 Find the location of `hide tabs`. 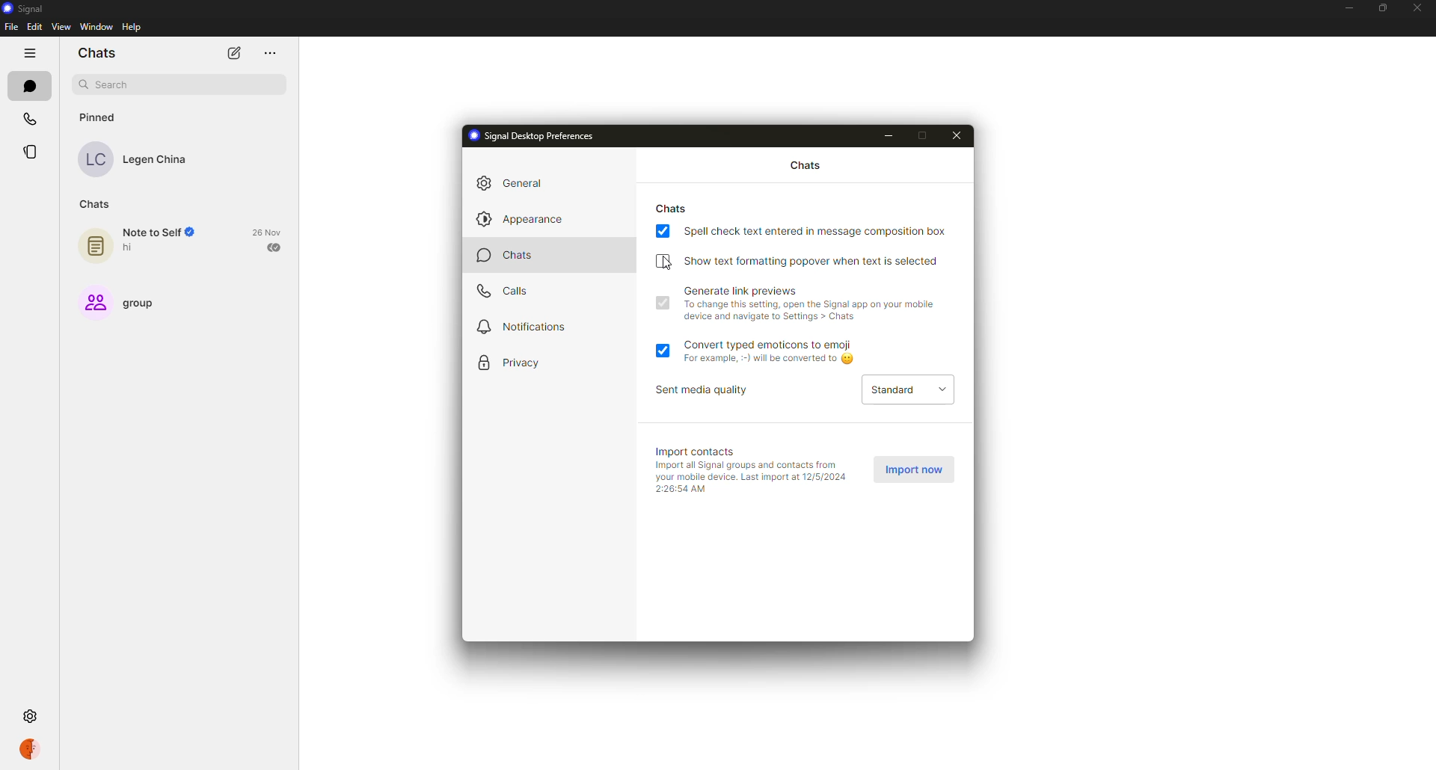

hide tabs is located at coordinates (29, 52).